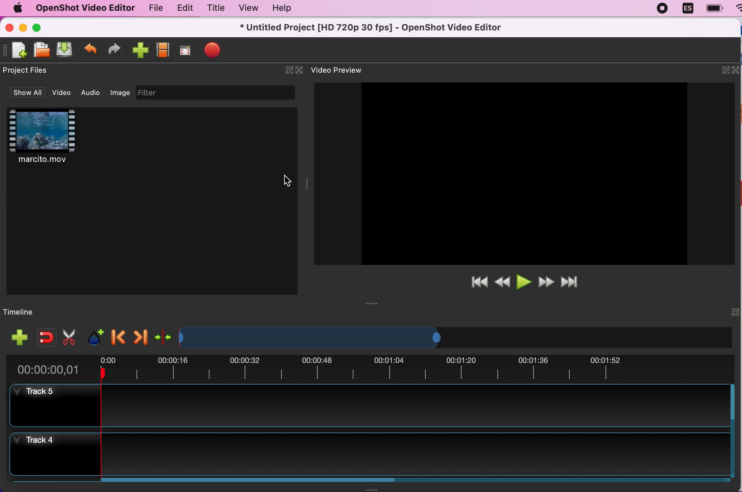 The height and width of the screenshot is (492, 742). Describe the element at coordinates (141, 49) in the screenshot. I see `import files` at that location.